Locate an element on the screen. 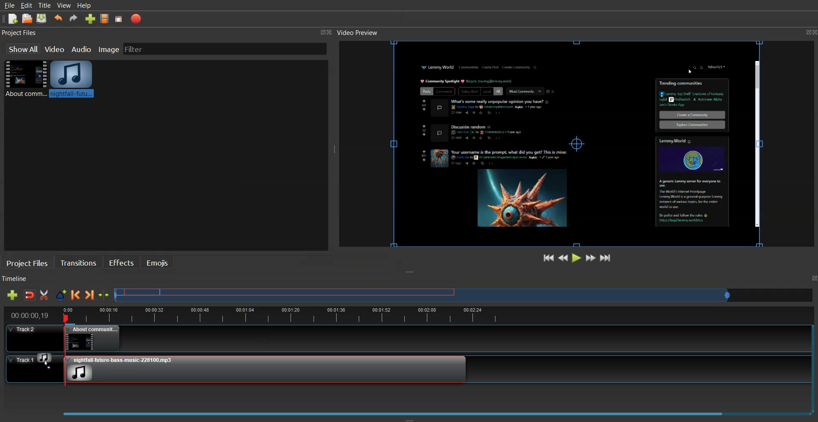  Slider is located at coordinates (464, 295).